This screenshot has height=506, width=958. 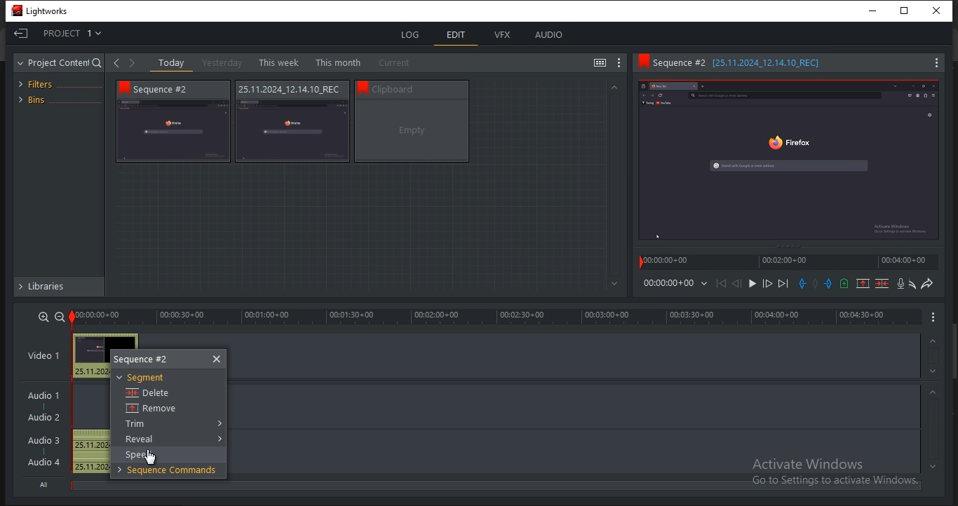 What do you see at coordinates (175, 130) in the screenshot?
I see `video thumbnail` at bounding box center [175, 130].